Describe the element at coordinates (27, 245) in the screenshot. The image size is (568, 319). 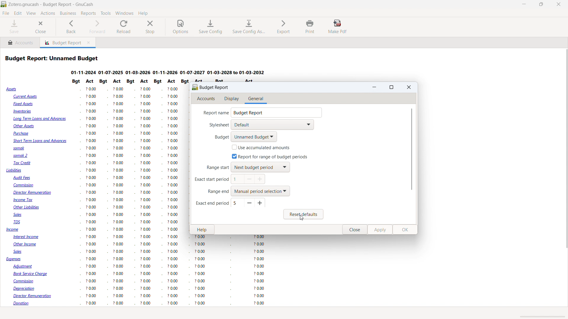
I see `Other Income` at that location.